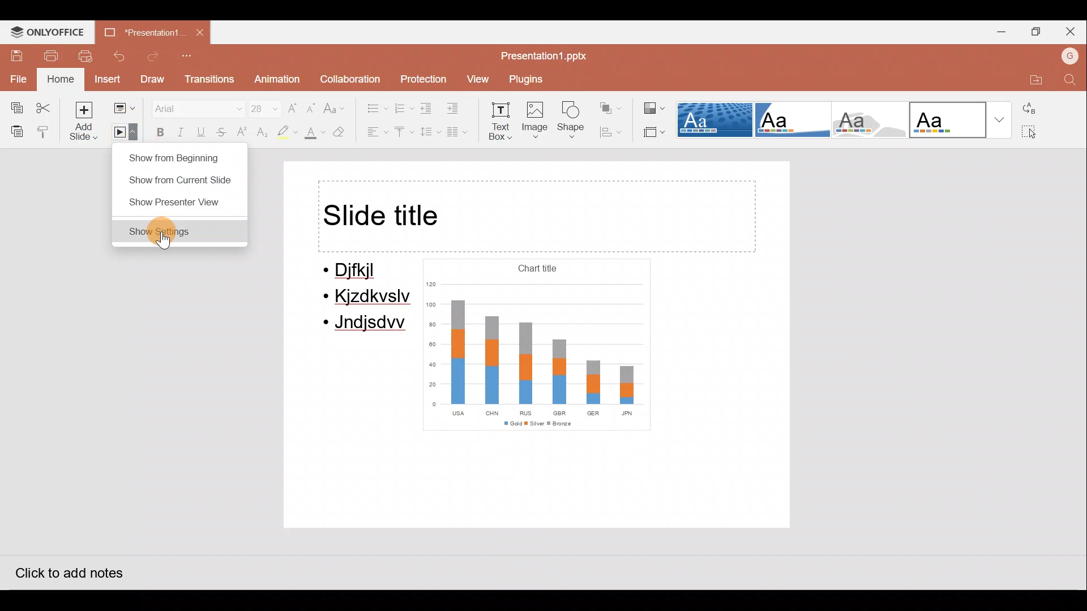 Image resolution: width=1087 pixels, height=611 pixels. What do you see at coordinates (179, 230) in the screenshot?
I see `Show settings` at bounding box center [179, 230].